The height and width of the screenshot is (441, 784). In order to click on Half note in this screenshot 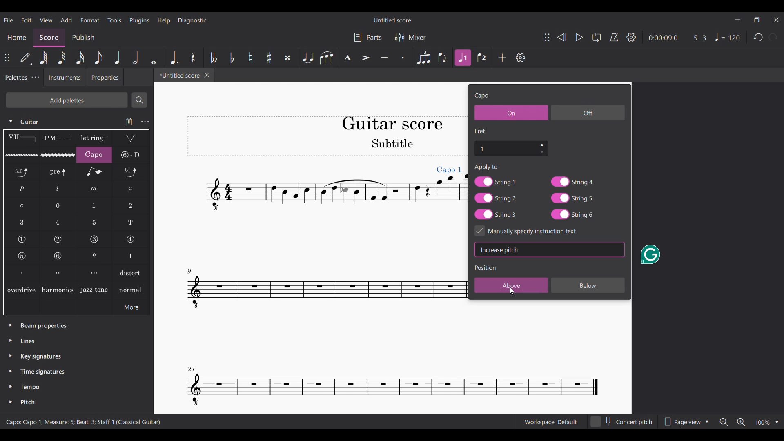, I will do `click(136, 58)`.